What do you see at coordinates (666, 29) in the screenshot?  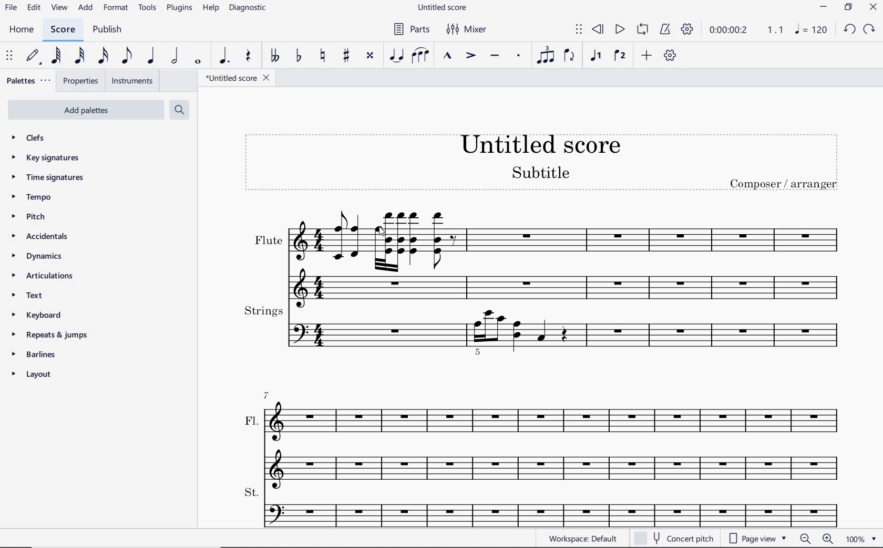 I see `METRONOME` at bounding box center [666, 29].